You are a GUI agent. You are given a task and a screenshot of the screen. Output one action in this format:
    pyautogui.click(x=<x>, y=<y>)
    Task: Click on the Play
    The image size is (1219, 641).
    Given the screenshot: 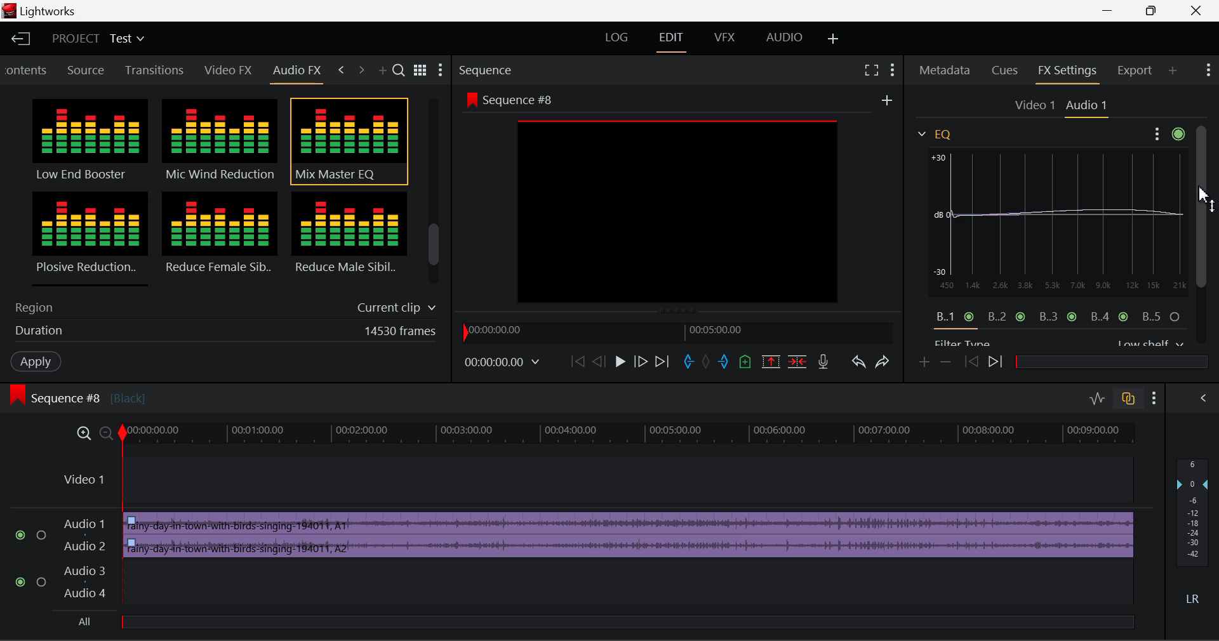 What is the action you would take?
    pyautogui.click(x=620, y=362)
    